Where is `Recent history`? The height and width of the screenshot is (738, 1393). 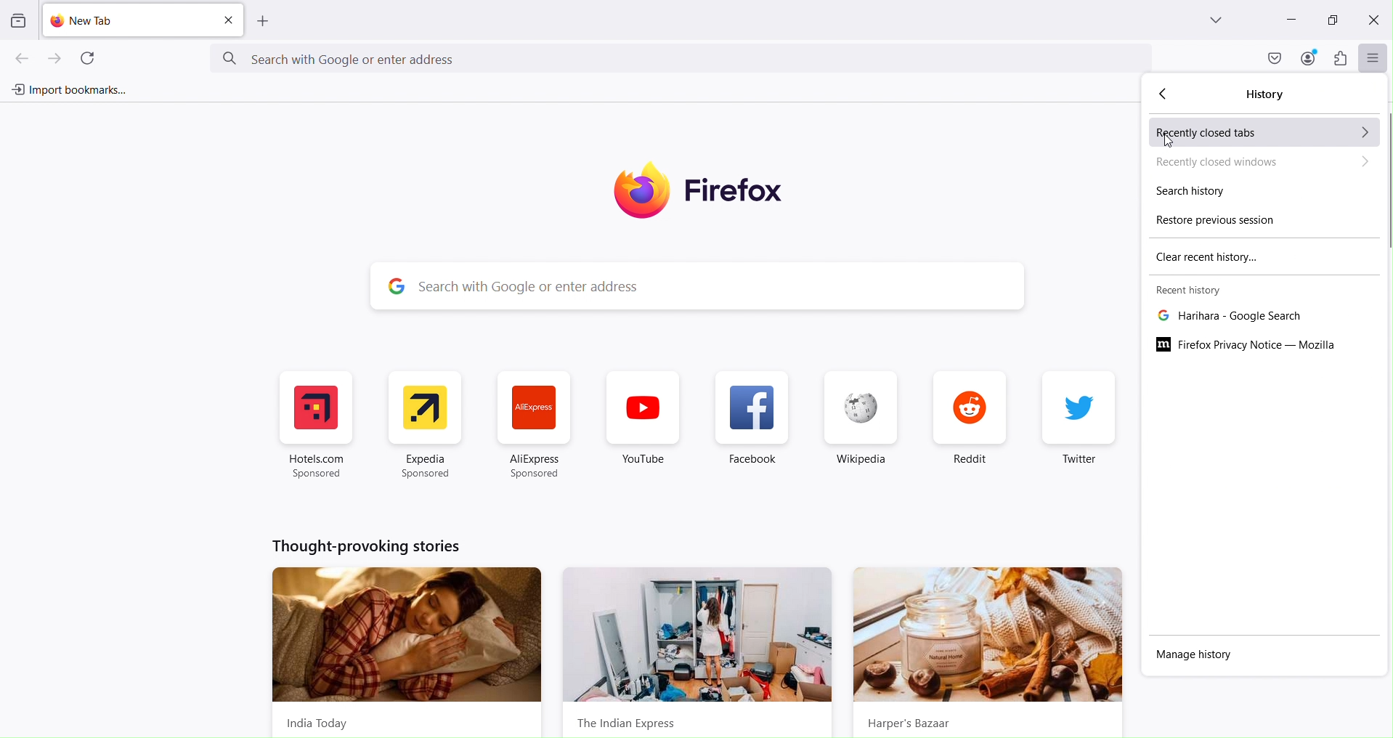 Recent history is located at coordinates (1224, 288).